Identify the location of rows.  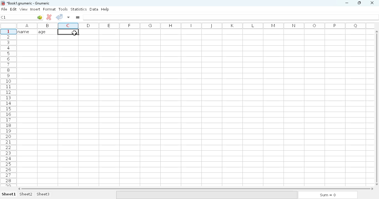
(8, 108).